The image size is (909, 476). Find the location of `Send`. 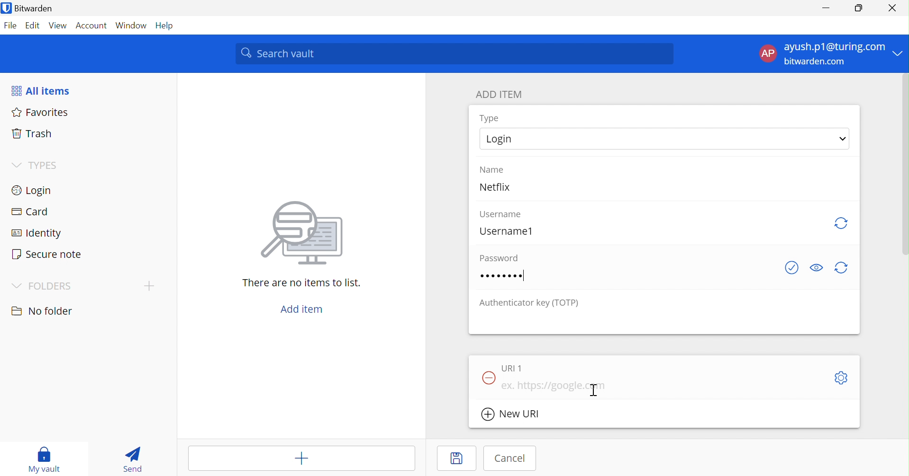

Send is located at coordinates (132, 461).